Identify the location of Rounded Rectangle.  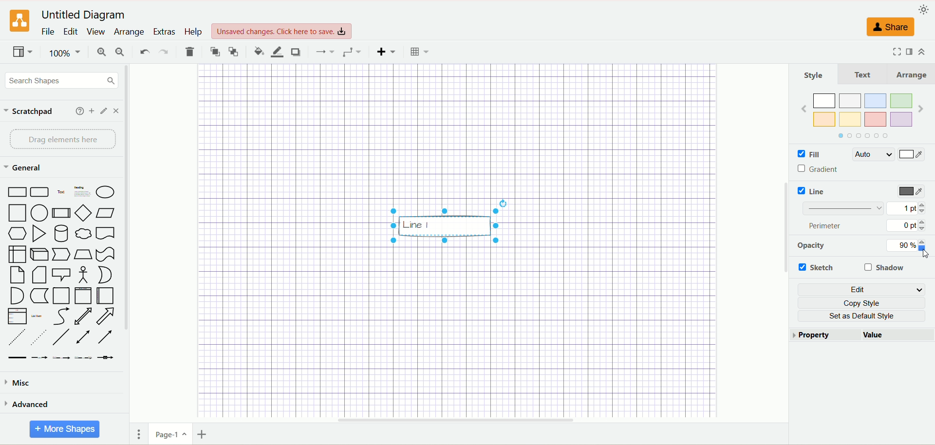
(41, 192).